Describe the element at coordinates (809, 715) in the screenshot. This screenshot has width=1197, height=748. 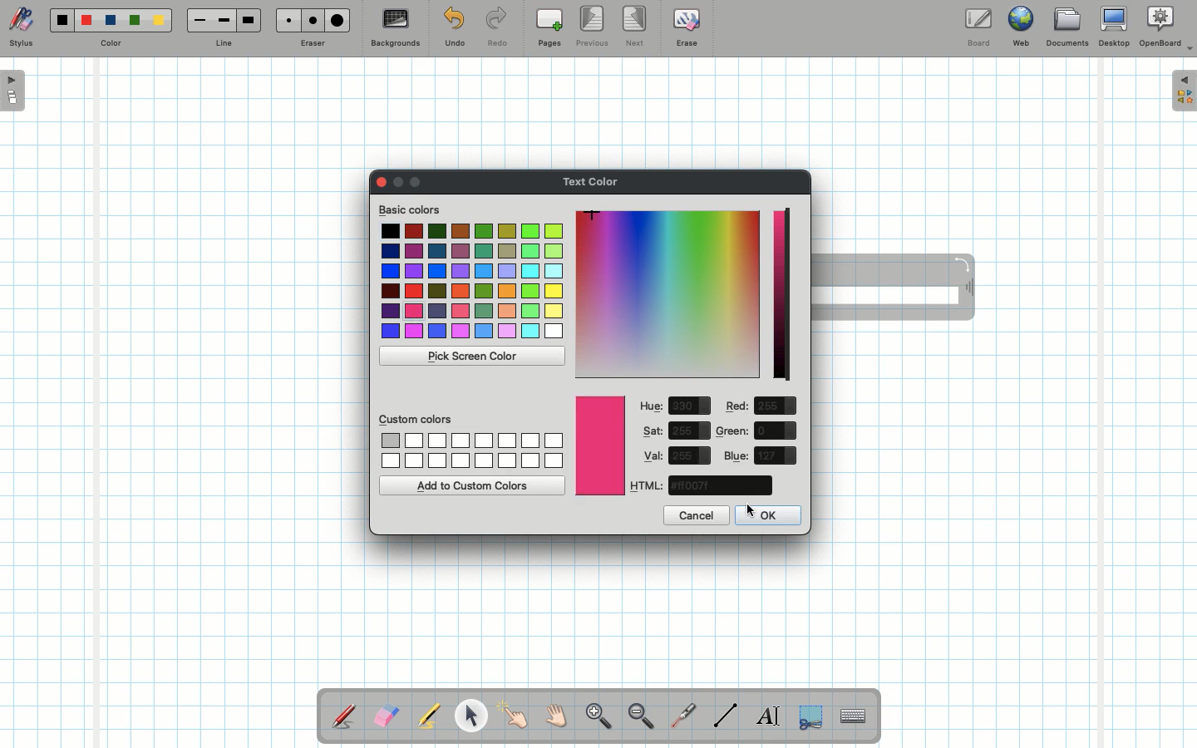
I see `Selection` at that location.